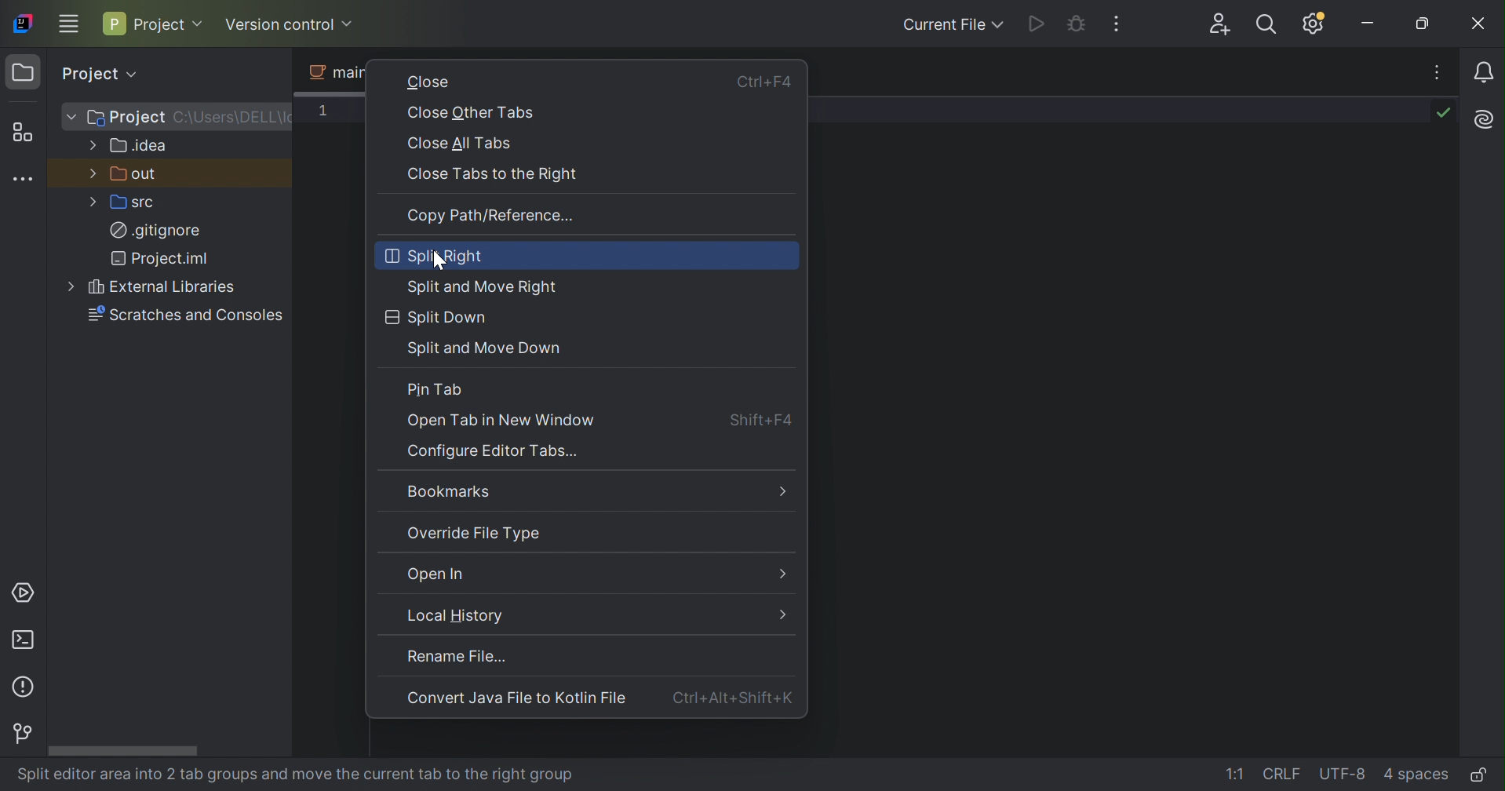  What do you see at coordinates (163, 261) in the screenshot?
I see `Project.iml` at bounding box center [163, 261].